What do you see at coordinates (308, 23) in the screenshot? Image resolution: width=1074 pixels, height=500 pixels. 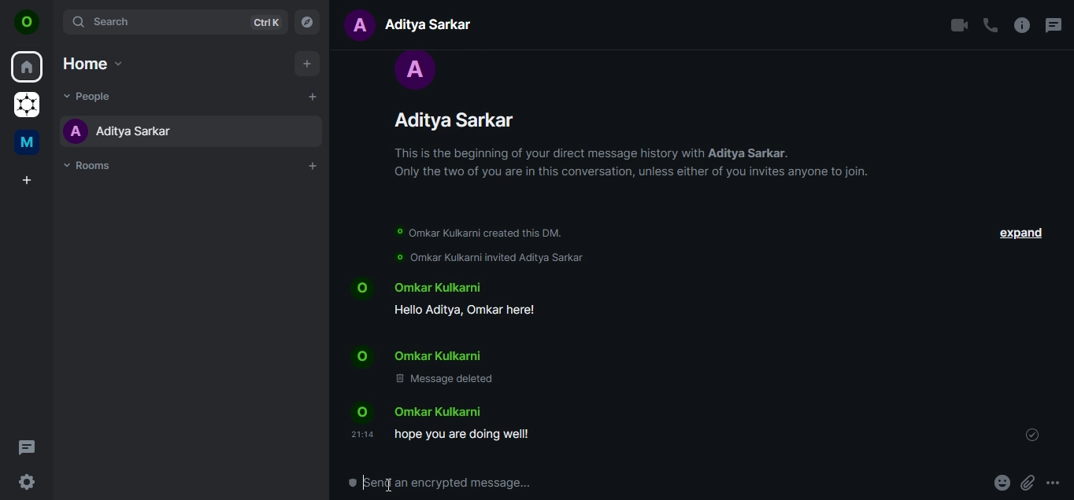 I see `explore rooms` at bounding box center [308, 23].